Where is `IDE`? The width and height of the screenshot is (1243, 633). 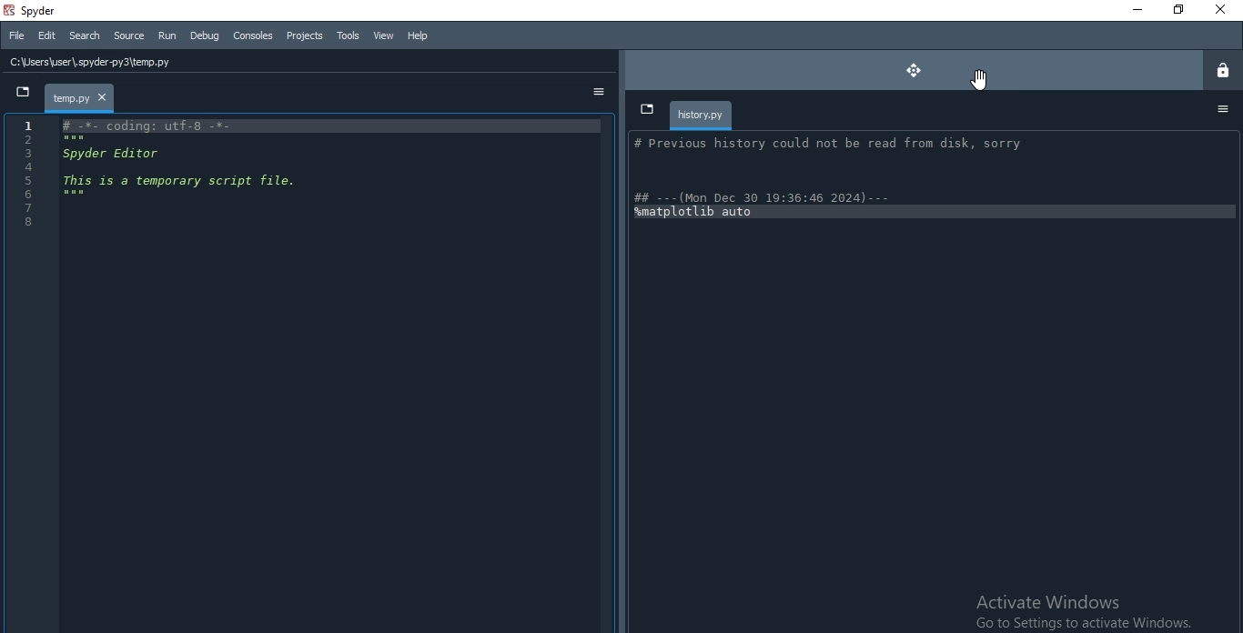 IDE is located at coordinates (314, 374).